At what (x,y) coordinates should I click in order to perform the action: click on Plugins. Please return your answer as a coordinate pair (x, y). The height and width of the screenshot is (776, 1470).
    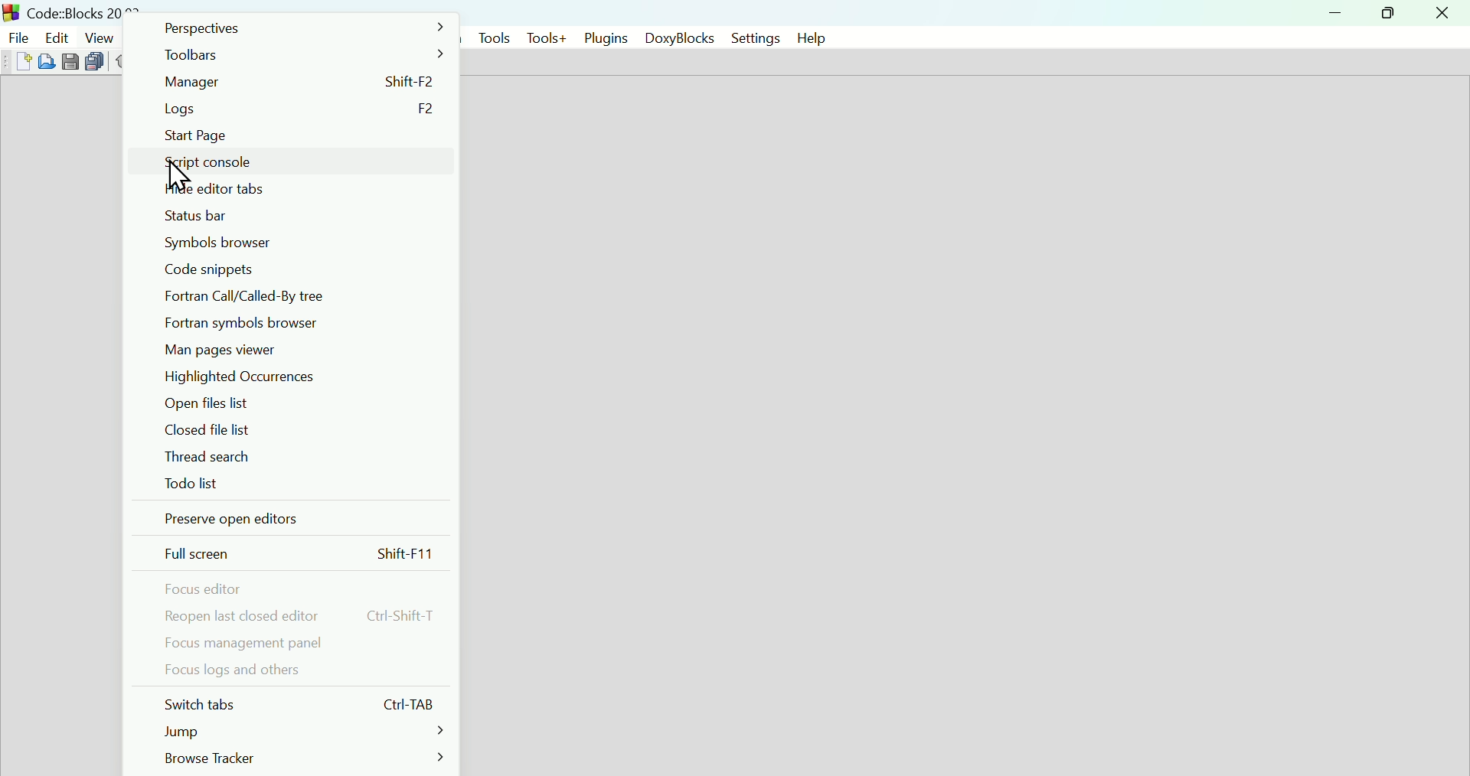
    Looking at the image, I should click on (606, 36).